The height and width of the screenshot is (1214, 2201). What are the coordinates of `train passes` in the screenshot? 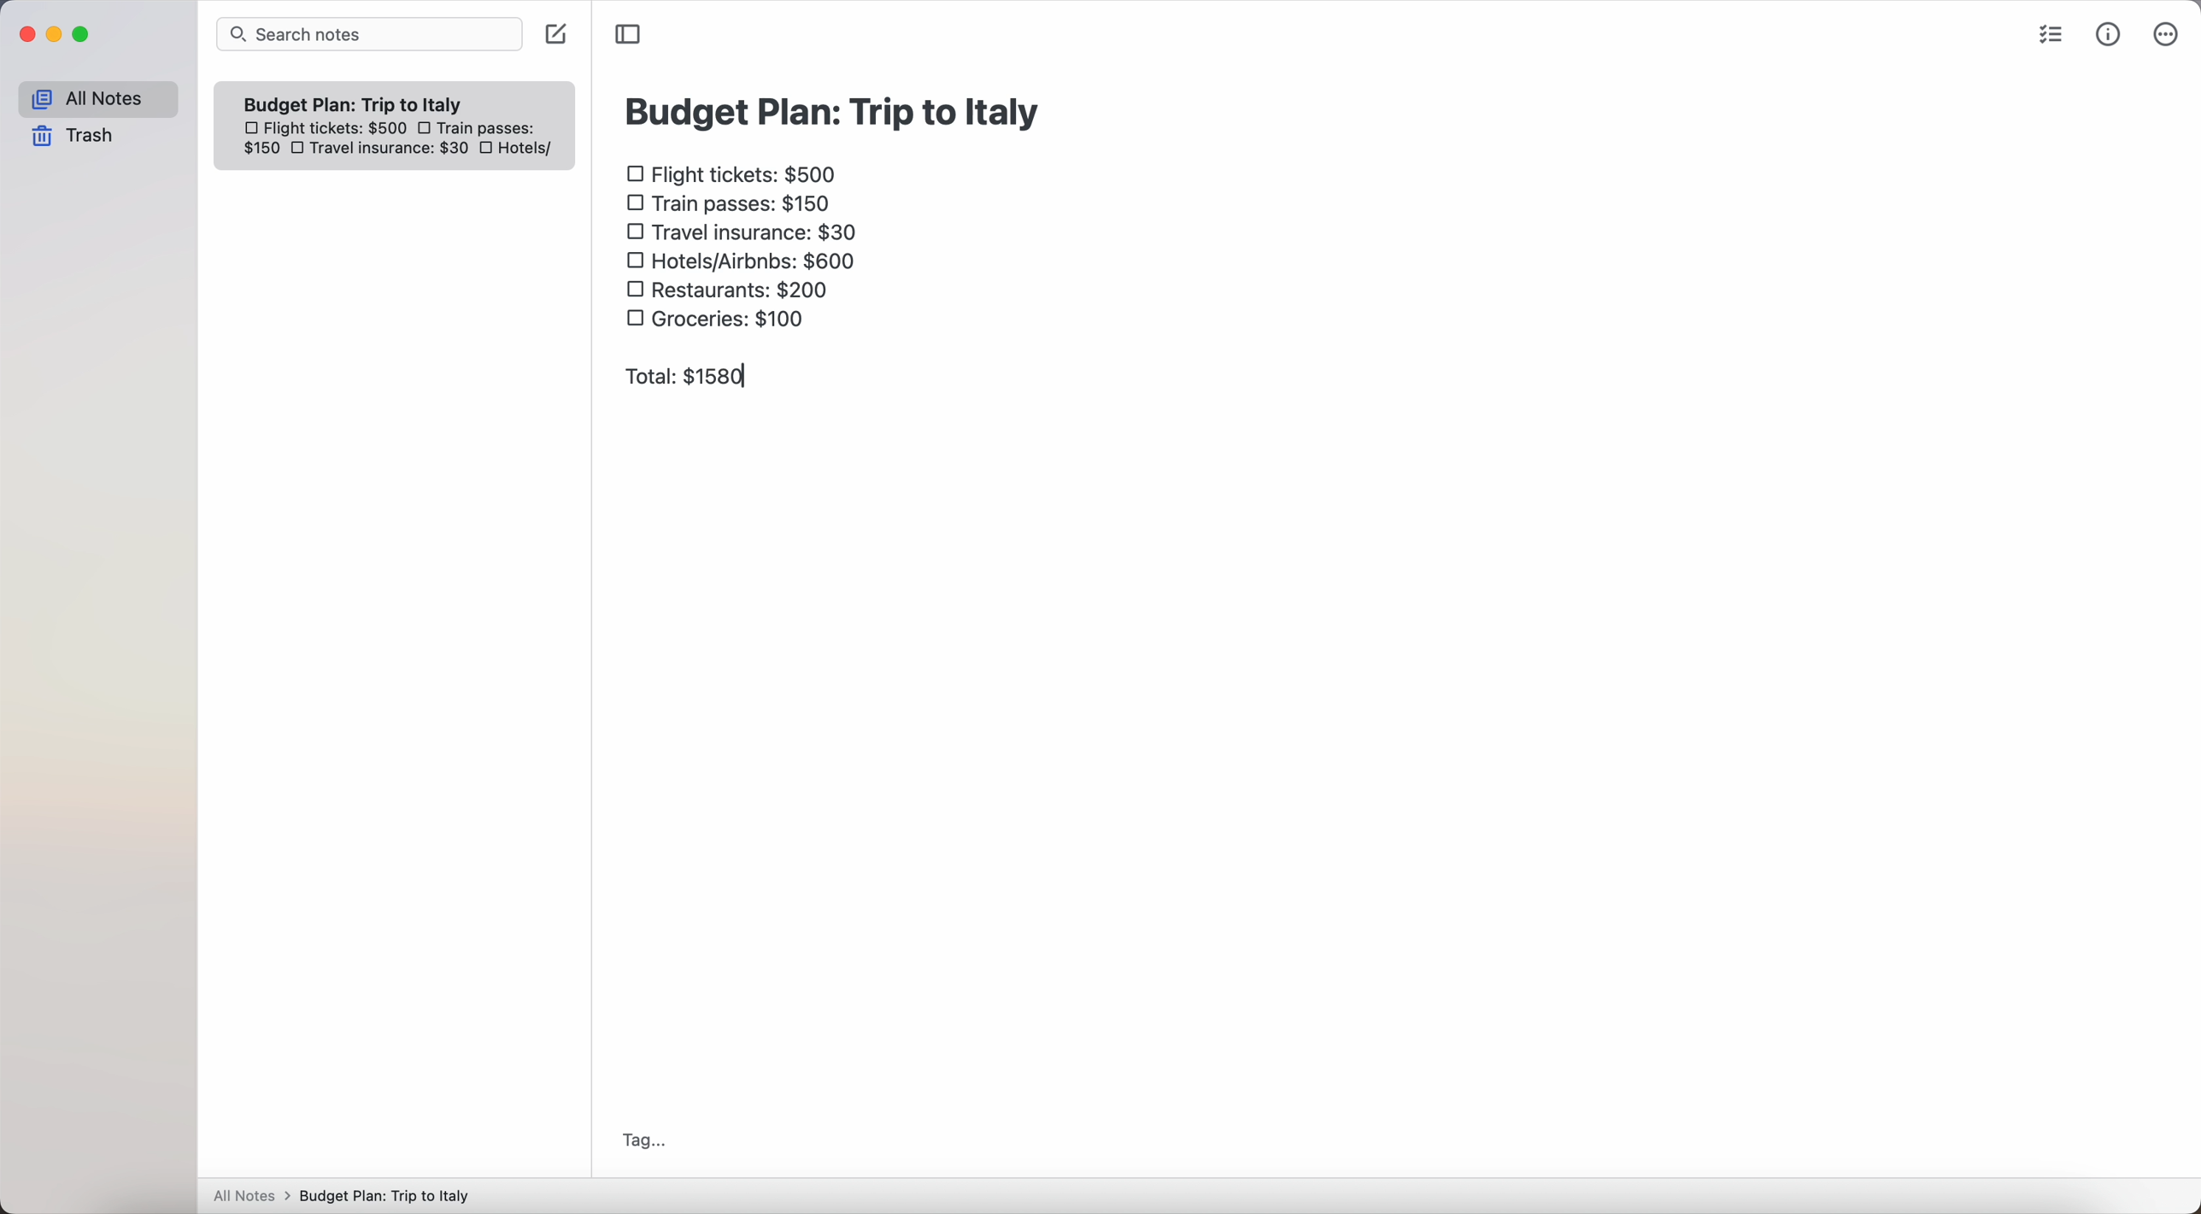 It's located at (487, 126).